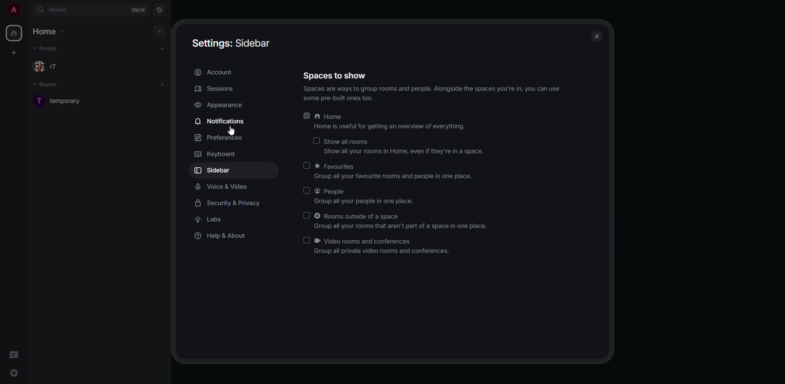  Describe the element at coordinates (307, 214) in the screenshot. I see `click to enable` at that location.